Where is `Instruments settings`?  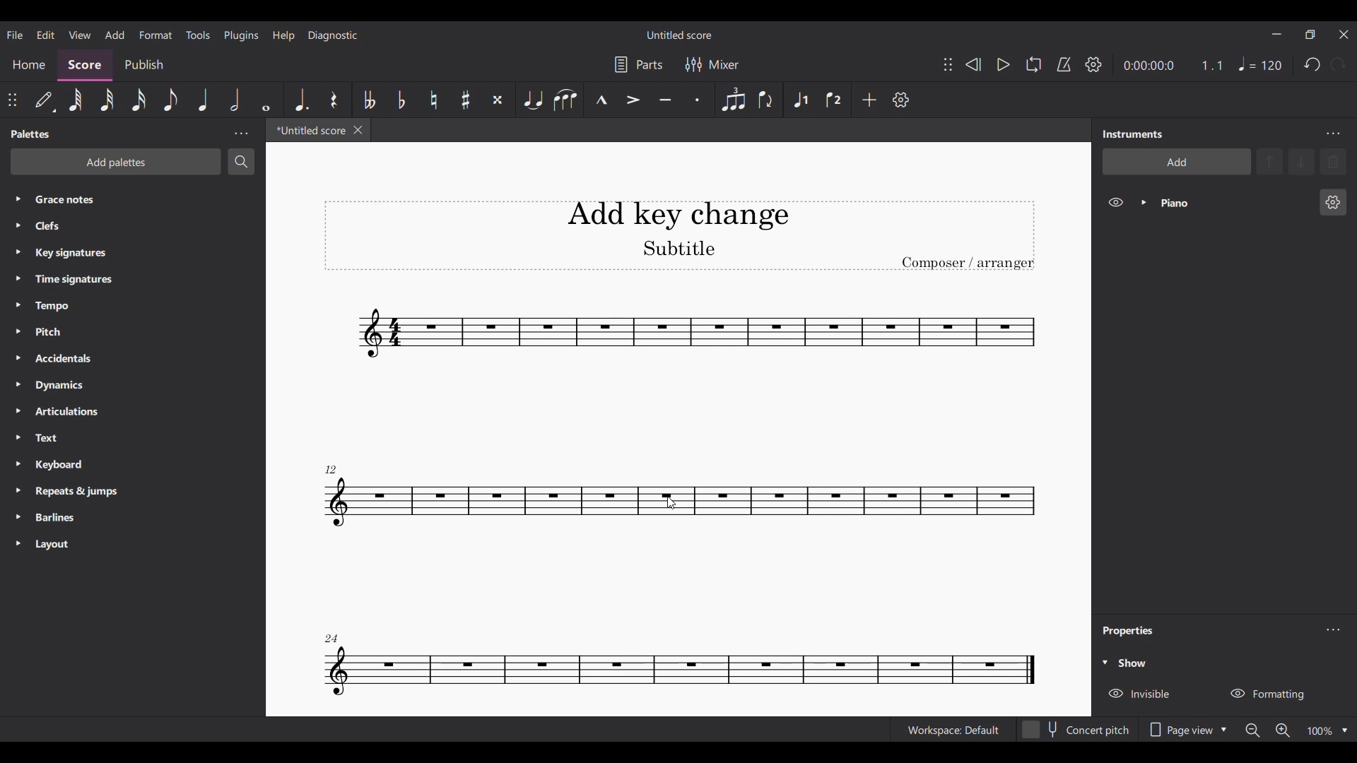
Instruments settings is located at coordinates (1332, 134).